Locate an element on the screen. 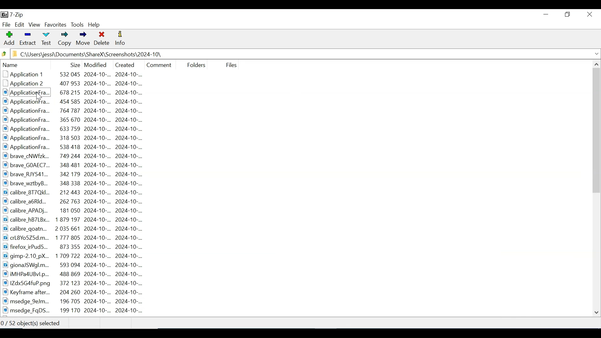 This screenshot has height=338, width=601. calibre_APAD... 181 050 2024-10-.. 2024-10-... is located at coordinates (79, 211).